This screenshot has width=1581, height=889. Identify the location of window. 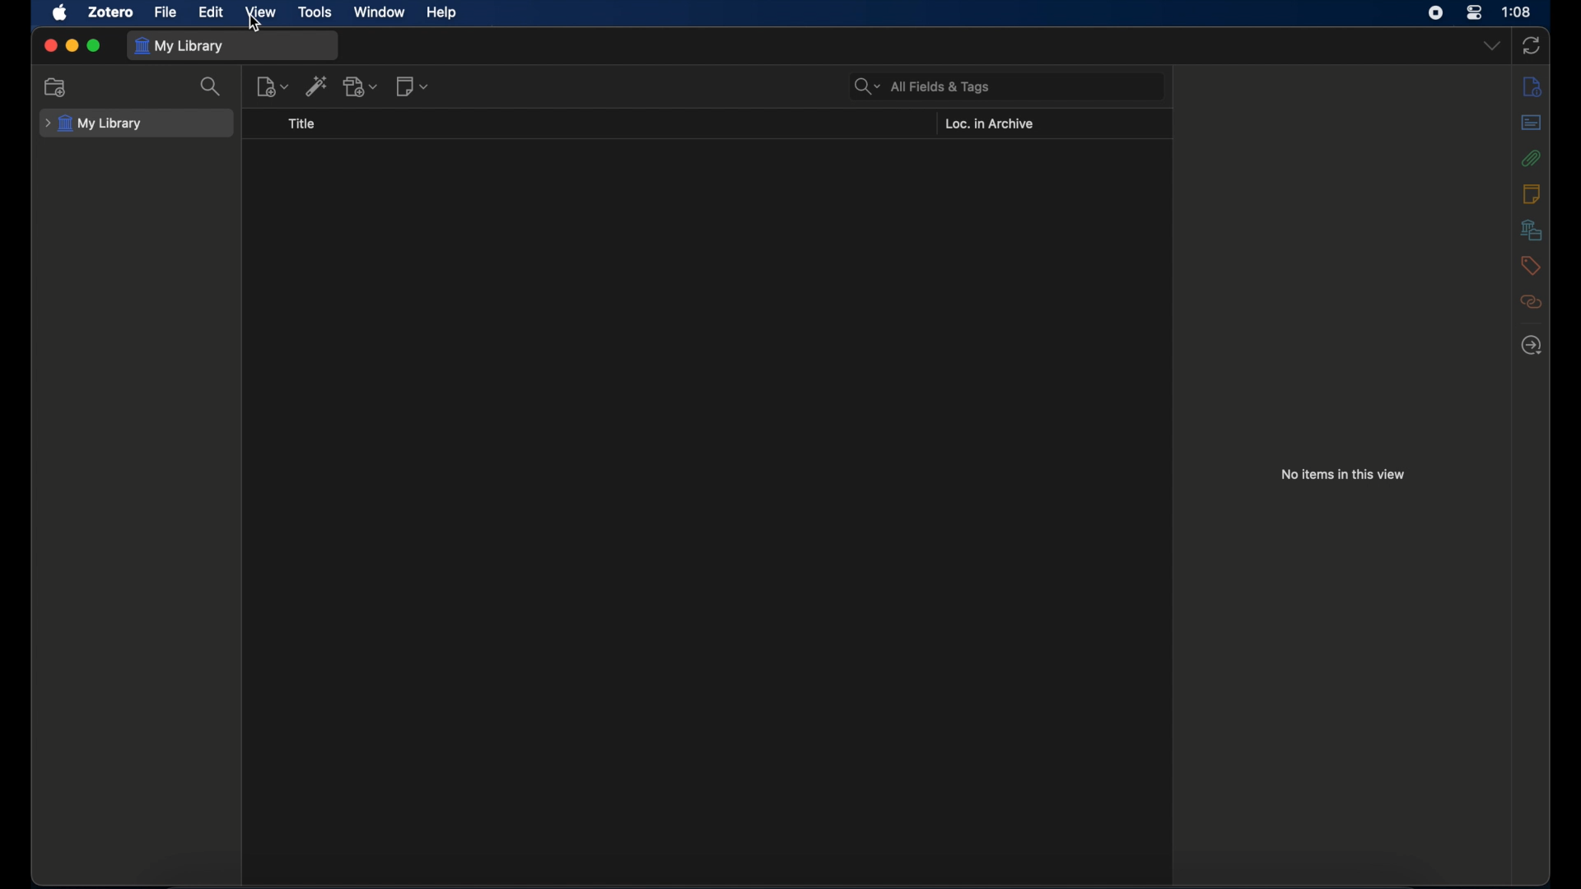
(381, 12).